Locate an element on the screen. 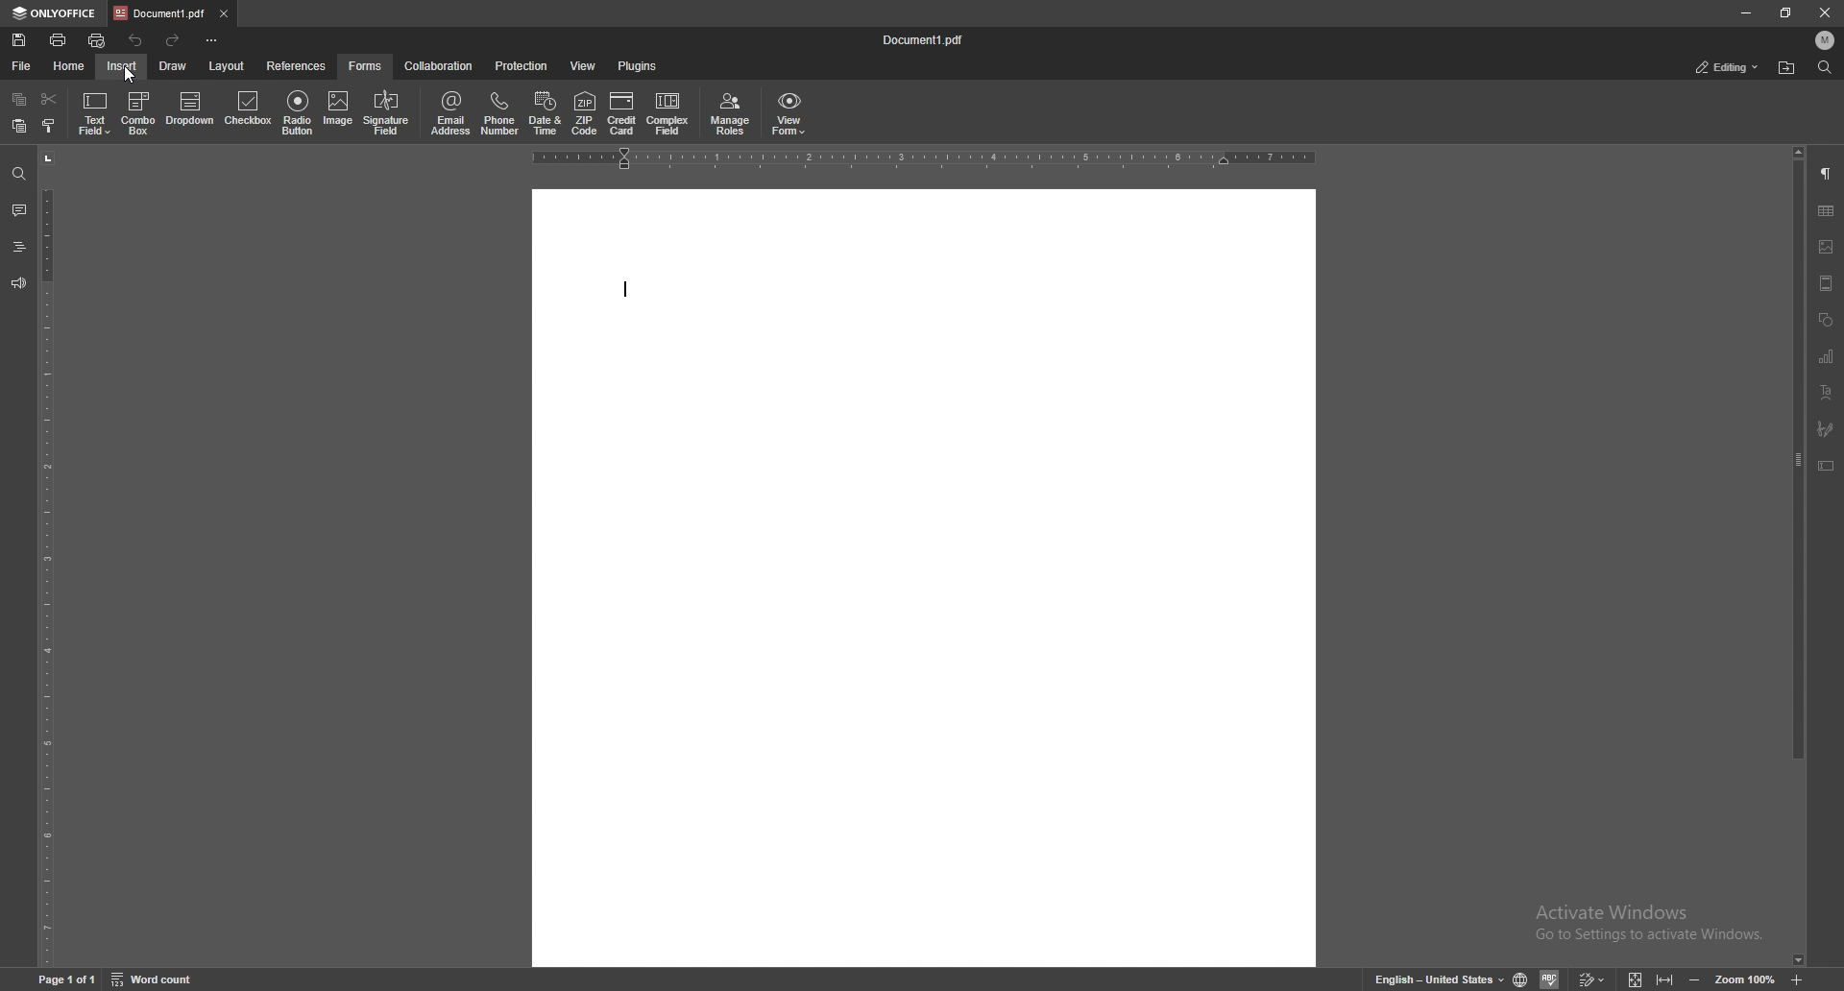 Image resolution: width=1844 pixels, height=991 pixels. scroll bar is located at coordinates (1799, 556).